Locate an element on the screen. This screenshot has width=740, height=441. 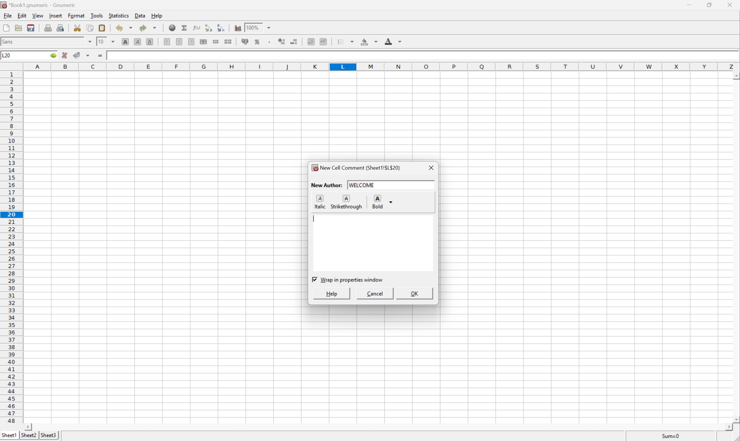
Scroll Right is located at coordinates (725, 427).